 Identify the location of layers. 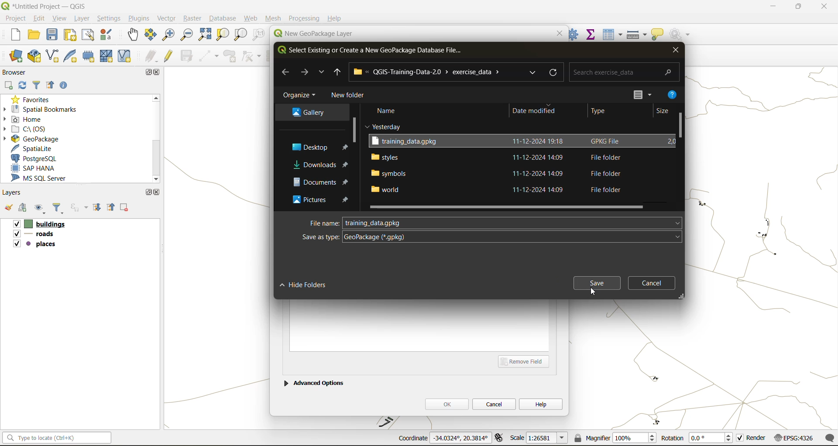
(14, 193).